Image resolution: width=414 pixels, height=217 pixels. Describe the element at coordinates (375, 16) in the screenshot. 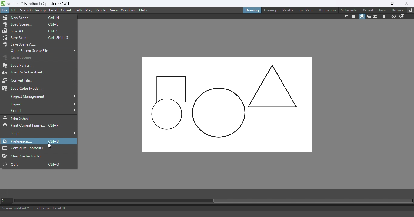

I see `Camera view` at that location.